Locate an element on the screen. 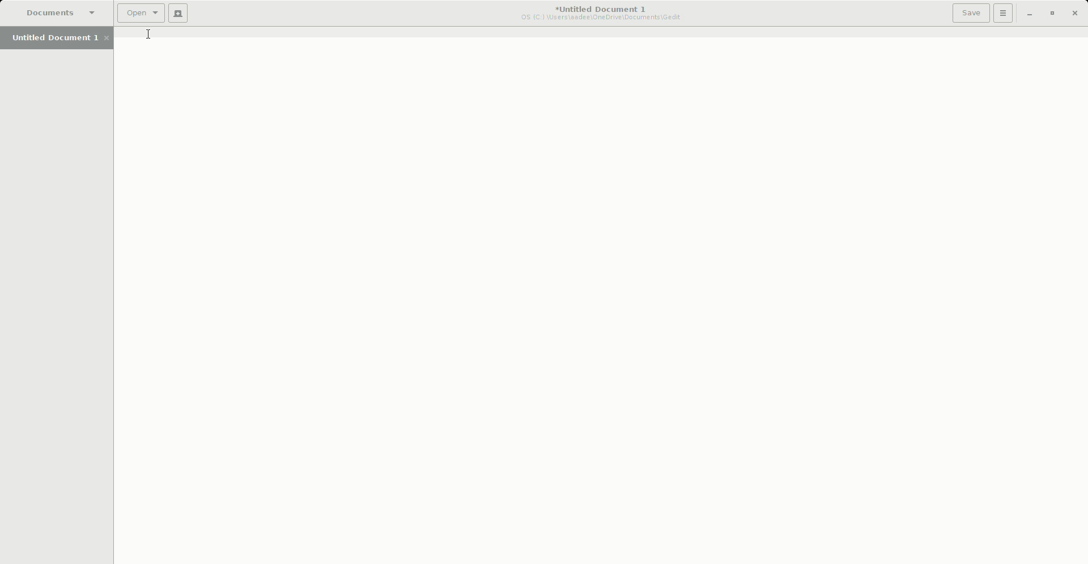 The image size is (1088, 564). Documents is located at coordinates (59, 12).